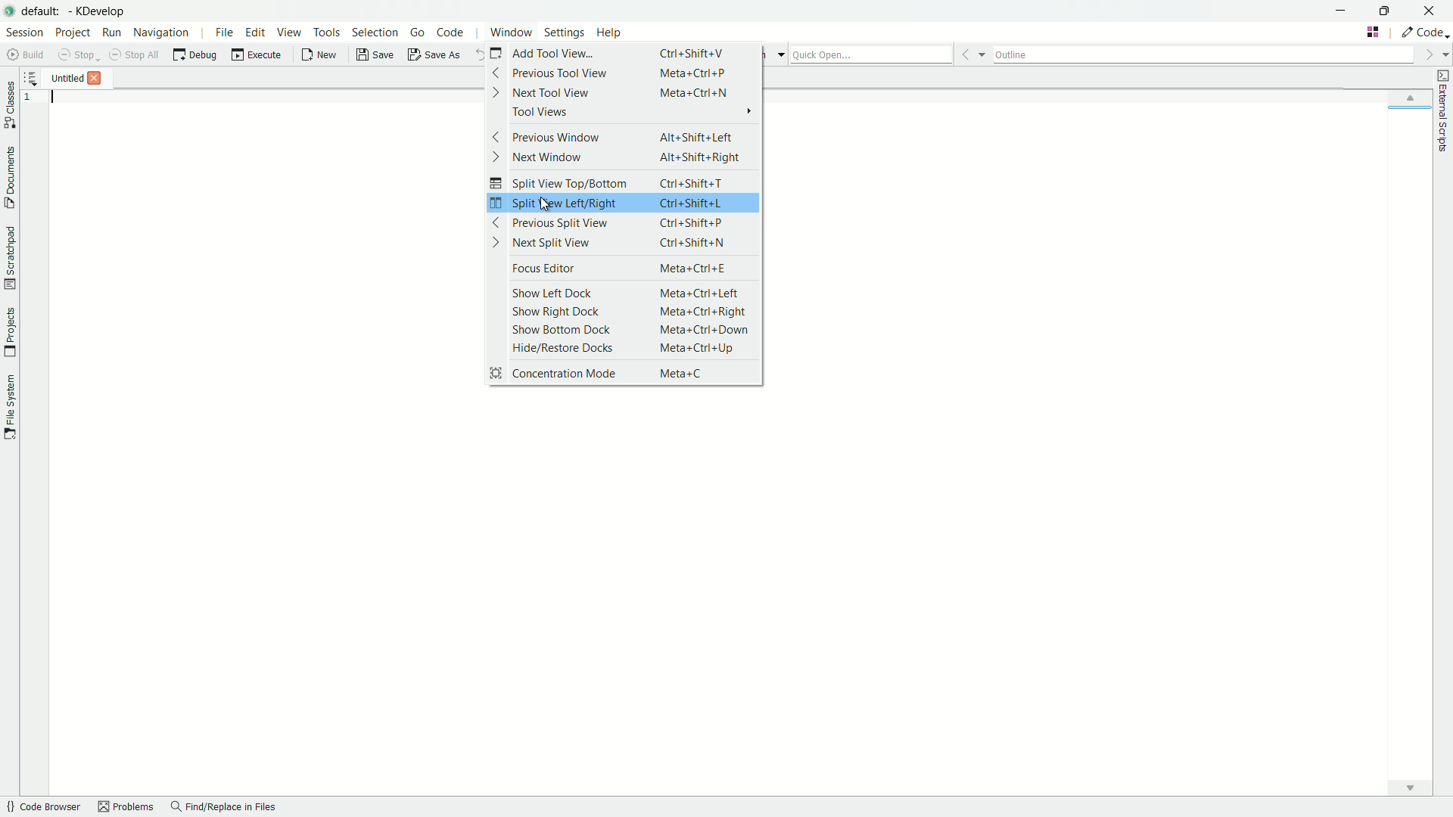  What do you see at coordinates (14, 175) in the screenshot?
I see `toggle documents` at bounding box center [14, 175].